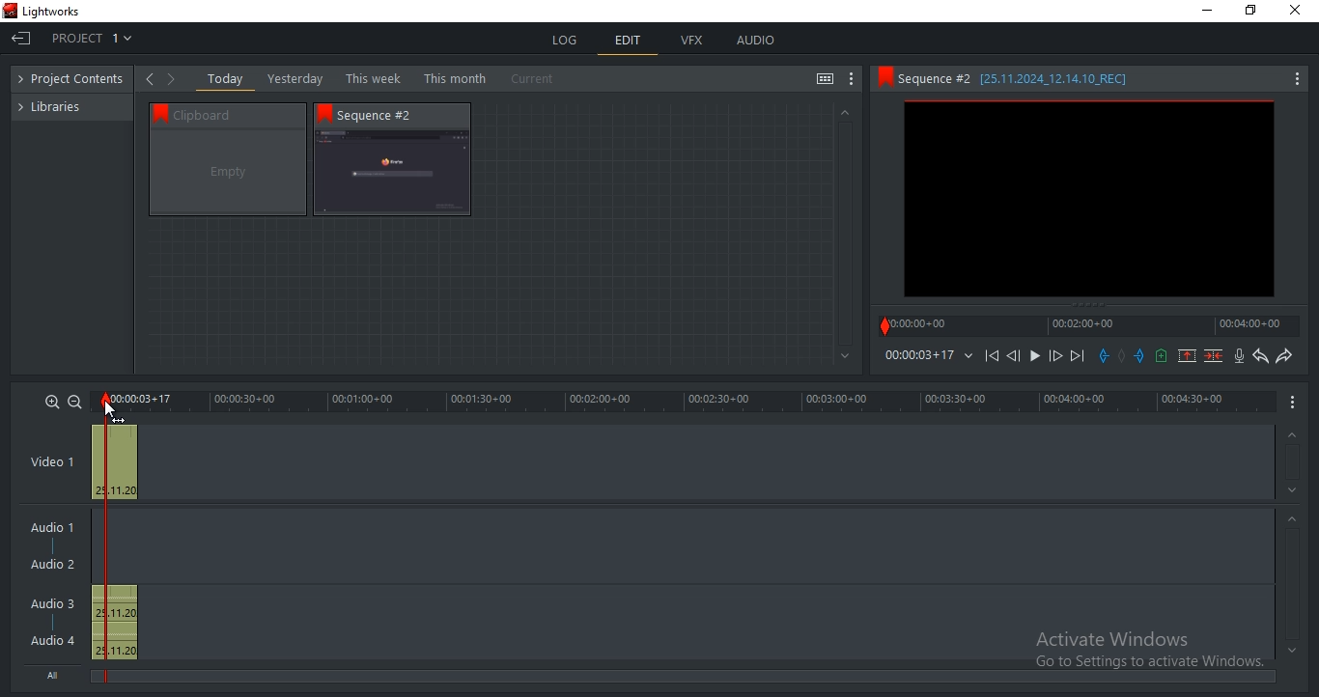  Describe the element at coordinates (149, 78) in the screenshot. I see `Show options to the left` at that location.